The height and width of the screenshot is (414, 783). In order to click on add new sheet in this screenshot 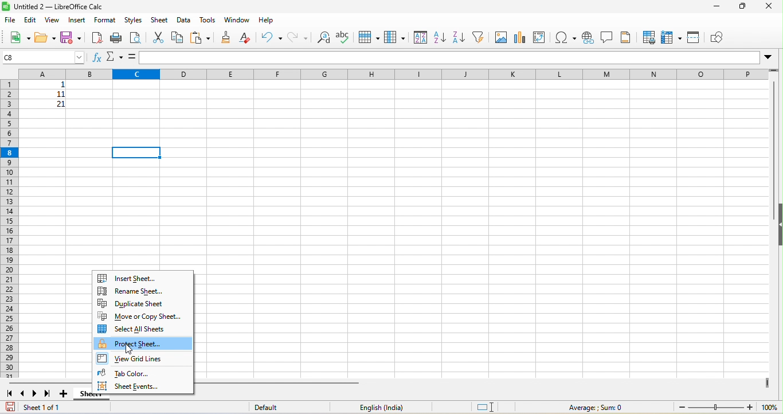, I will do `click(64, 394)`.